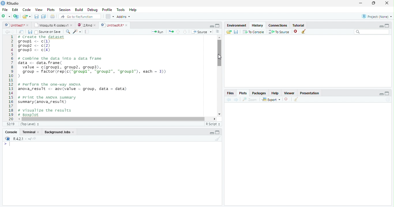  I want to click on To source, so click(280, 32).